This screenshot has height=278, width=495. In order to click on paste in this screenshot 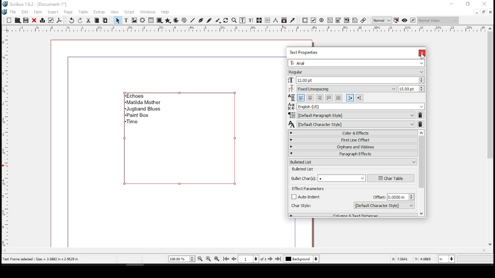, I will do `click(106, 20)`.